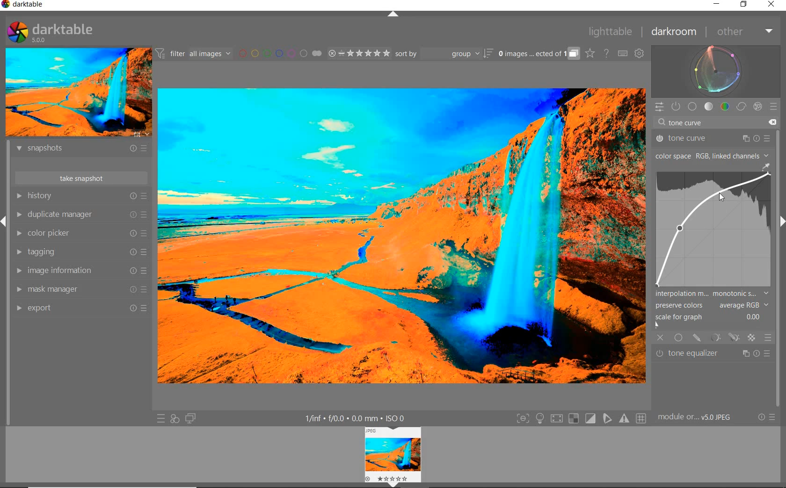  I want to click on waveform, so click(716, 71).